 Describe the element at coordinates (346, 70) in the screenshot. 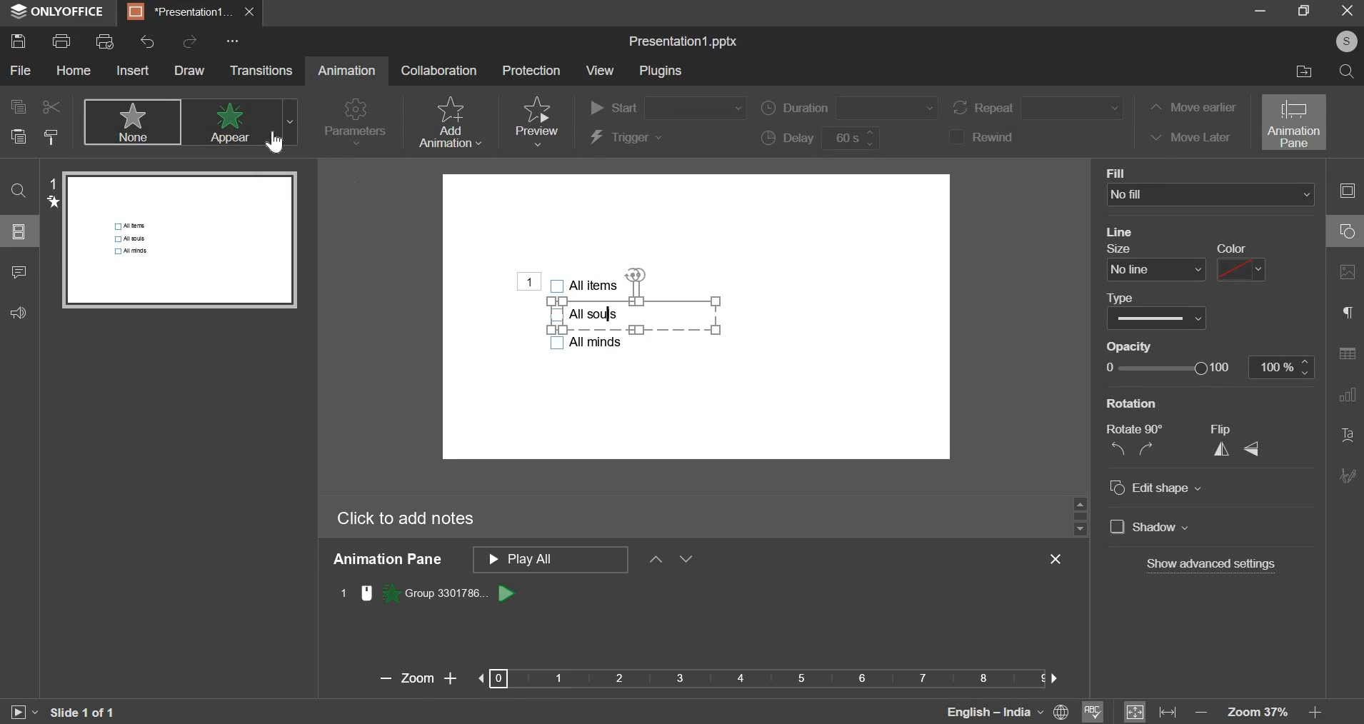

I see `animation` at that location.